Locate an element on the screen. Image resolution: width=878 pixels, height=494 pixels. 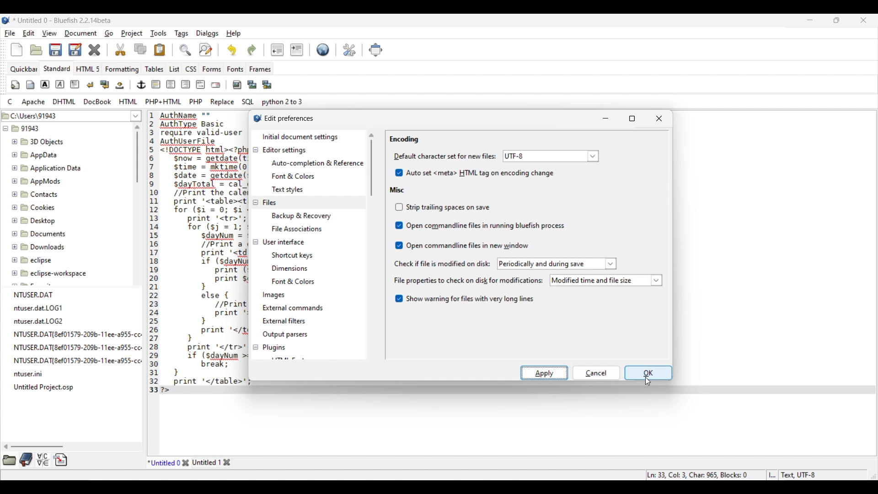
Fonts is located at coordinates (236, 69).